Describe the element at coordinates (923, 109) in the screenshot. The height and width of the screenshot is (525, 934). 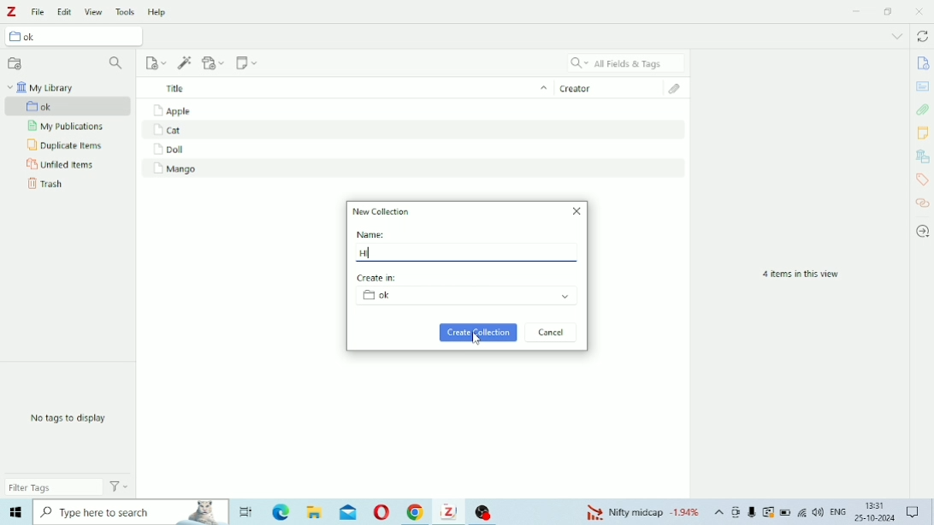
I see `Attachments` at that location.